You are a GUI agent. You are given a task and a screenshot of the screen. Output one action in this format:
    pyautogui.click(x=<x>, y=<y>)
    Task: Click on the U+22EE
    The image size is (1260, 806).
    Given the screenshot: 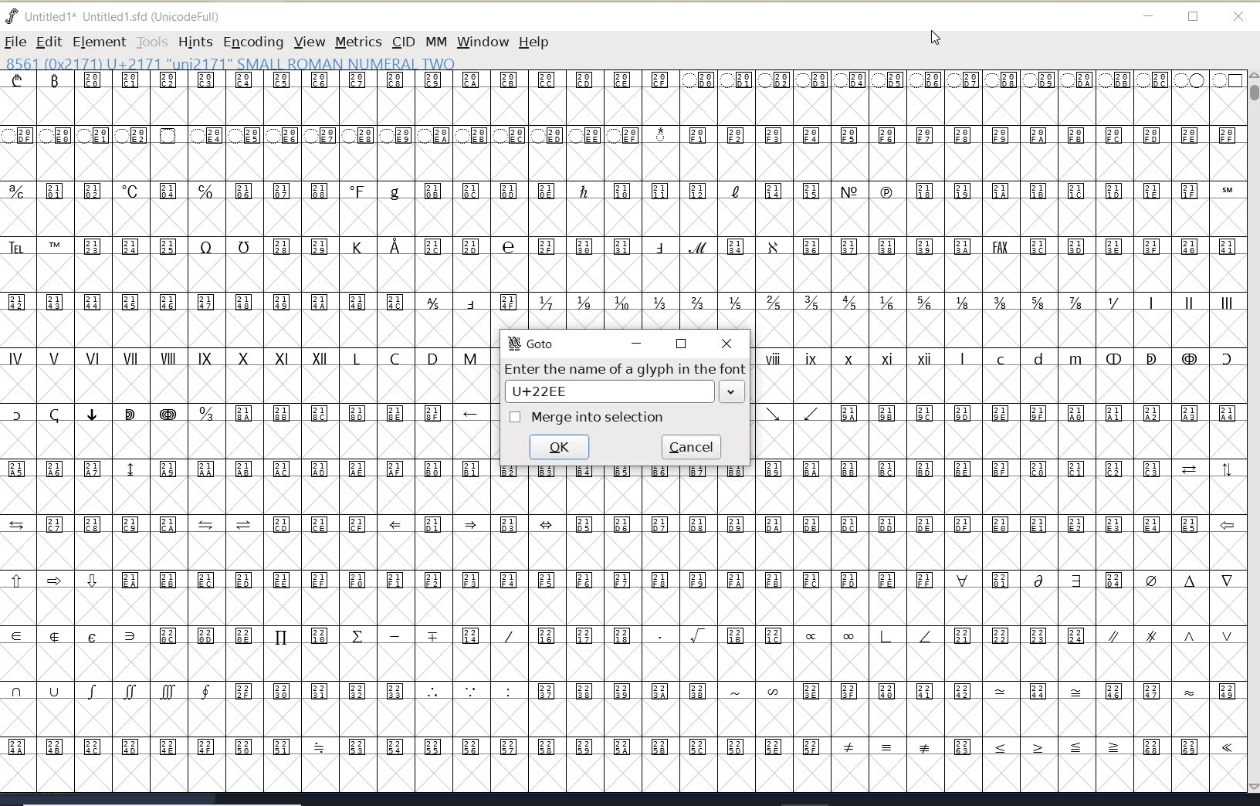 What is the action you would take?
    pyautogui.click(x=547, y=391)
    